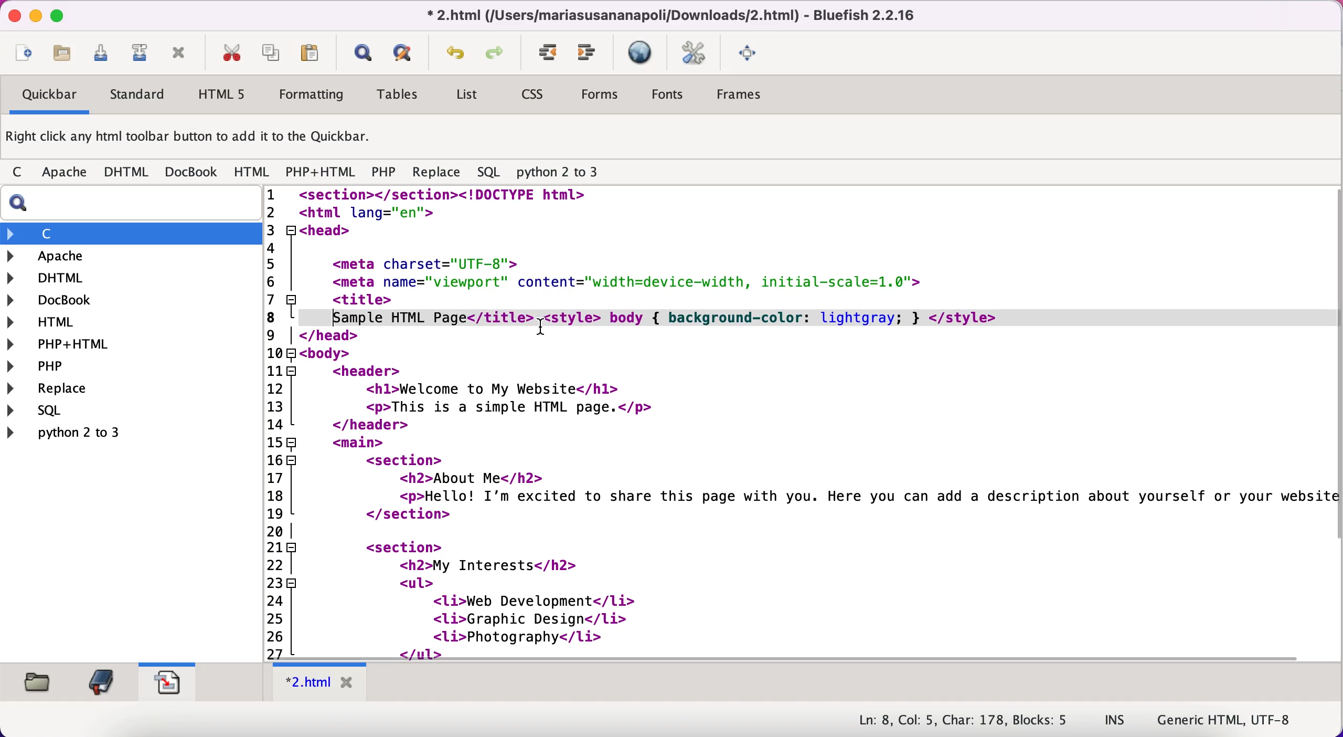 The height and width of the screenshot is (737, 1343). What do you see at coordinates (66, 345) in the screenshot?
I see `php+html` at bounding box center [66, 345].